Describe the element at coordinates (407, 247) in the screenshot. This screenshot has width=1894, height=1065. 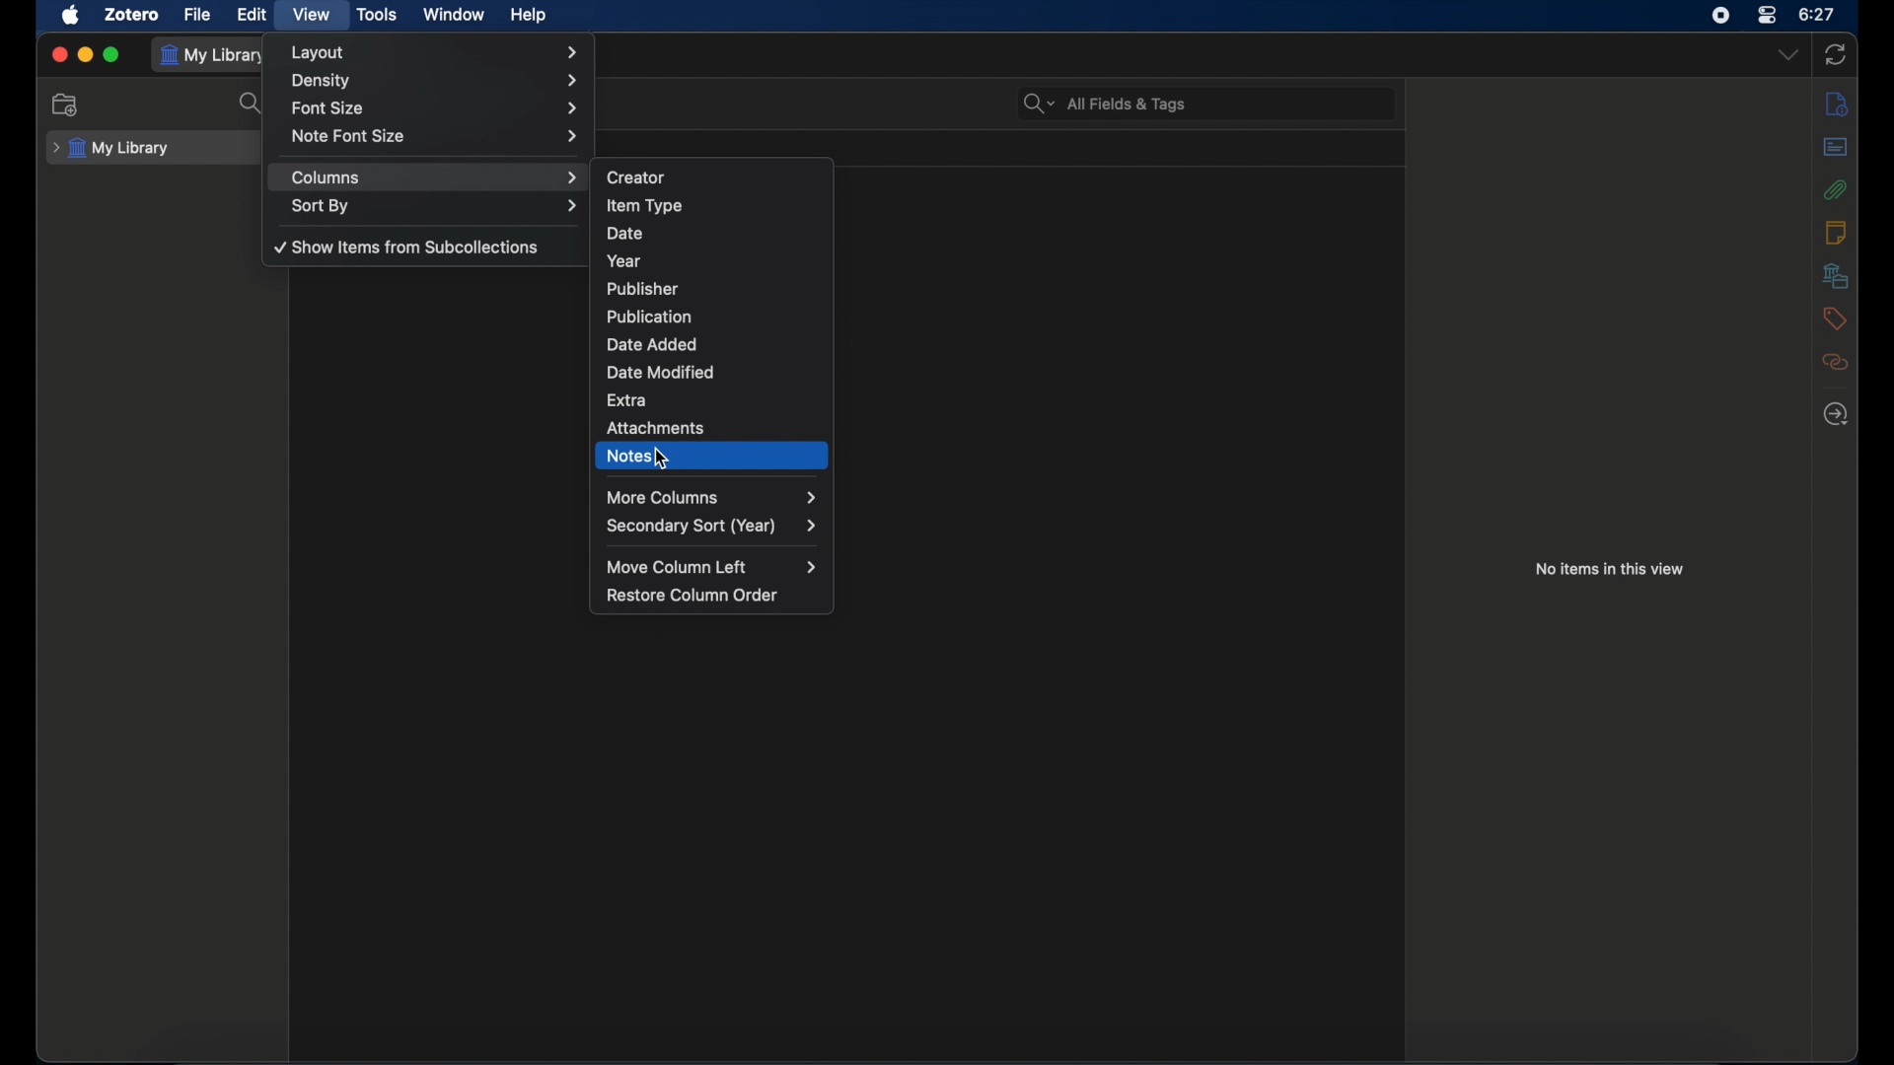
I see `show items from sub collections` at that location.